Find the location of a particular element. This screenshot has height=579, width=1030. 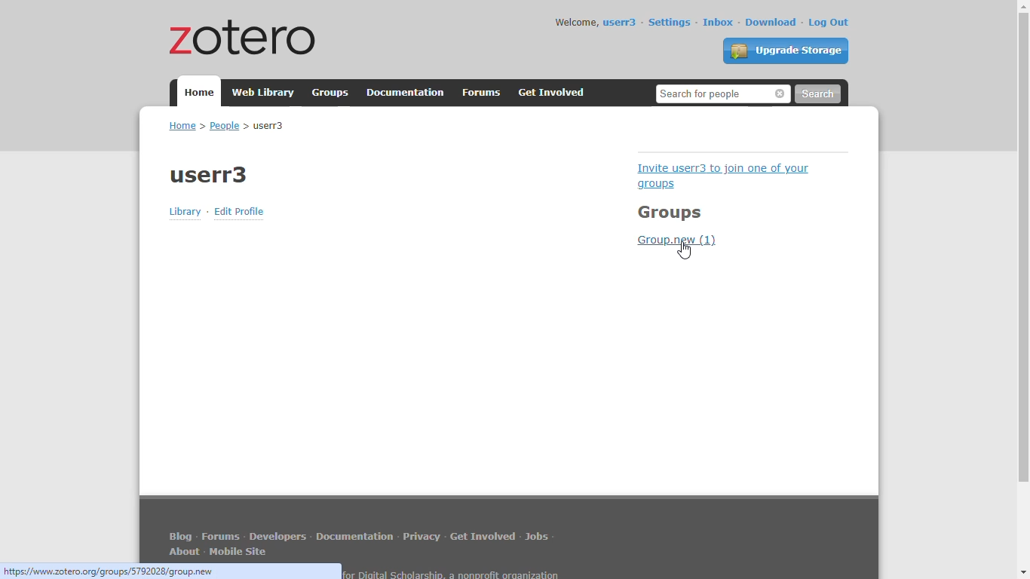

jobs is located at coordinates (537, 536).